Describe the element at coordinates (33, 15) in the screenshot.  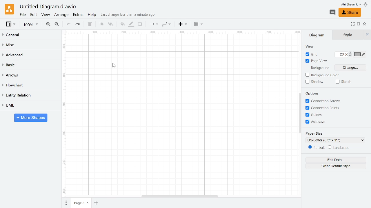
I see `Edit` at that location.